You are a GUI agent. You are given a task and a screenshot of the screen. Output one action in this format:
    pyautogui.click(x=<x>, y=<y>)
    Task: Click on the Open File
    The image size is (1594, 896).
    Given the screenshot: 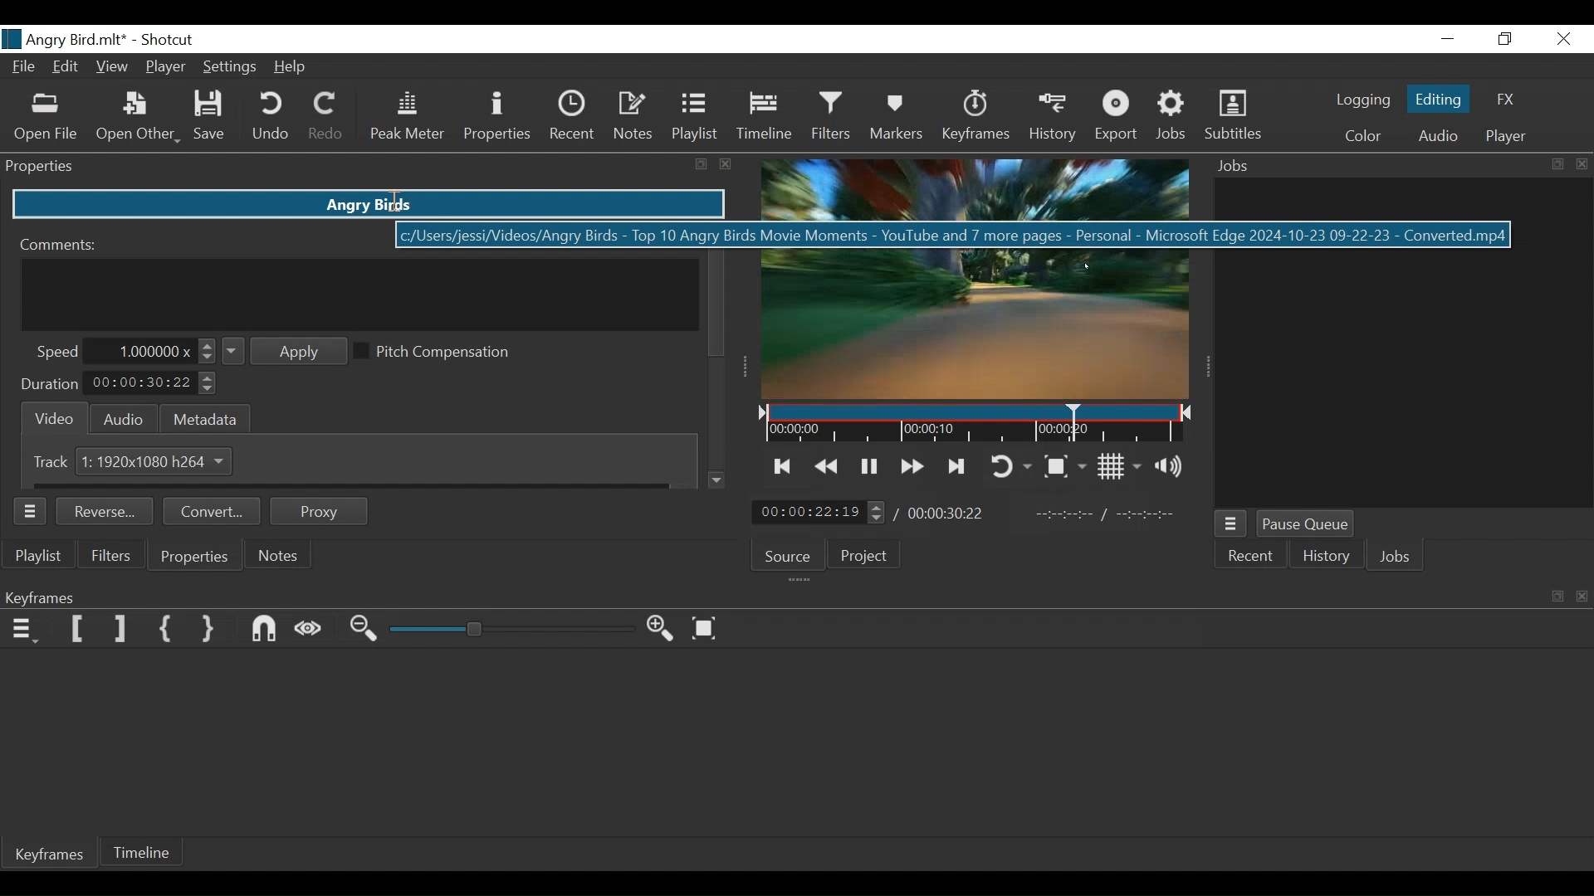 What is the action you would take?
    pyautogui.click(x=46, y=117)
    